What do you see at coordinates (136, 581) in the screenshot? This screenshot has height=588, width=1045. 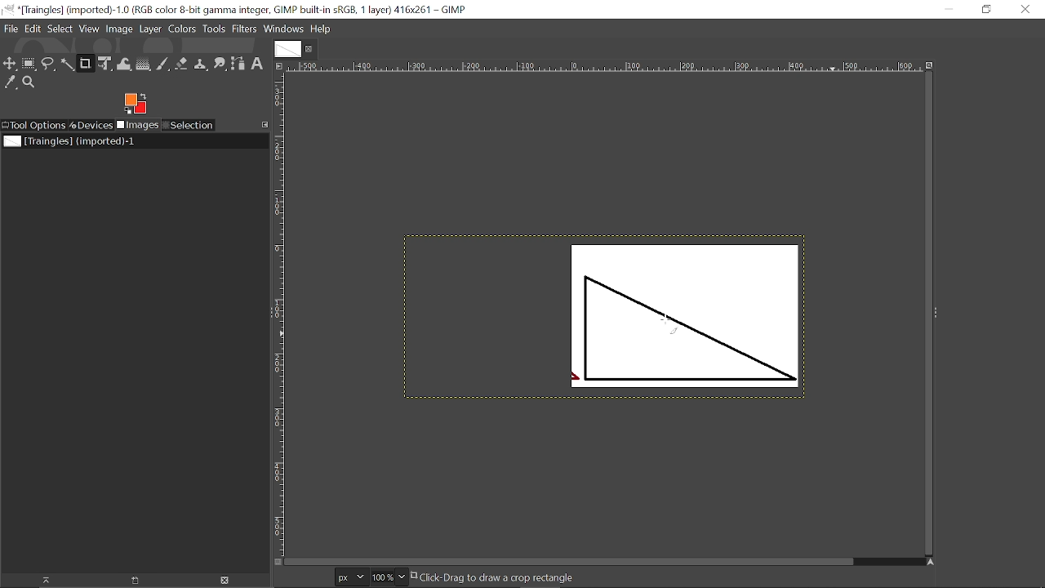 I see `New image display for this image` at bounding box center [136, 581].